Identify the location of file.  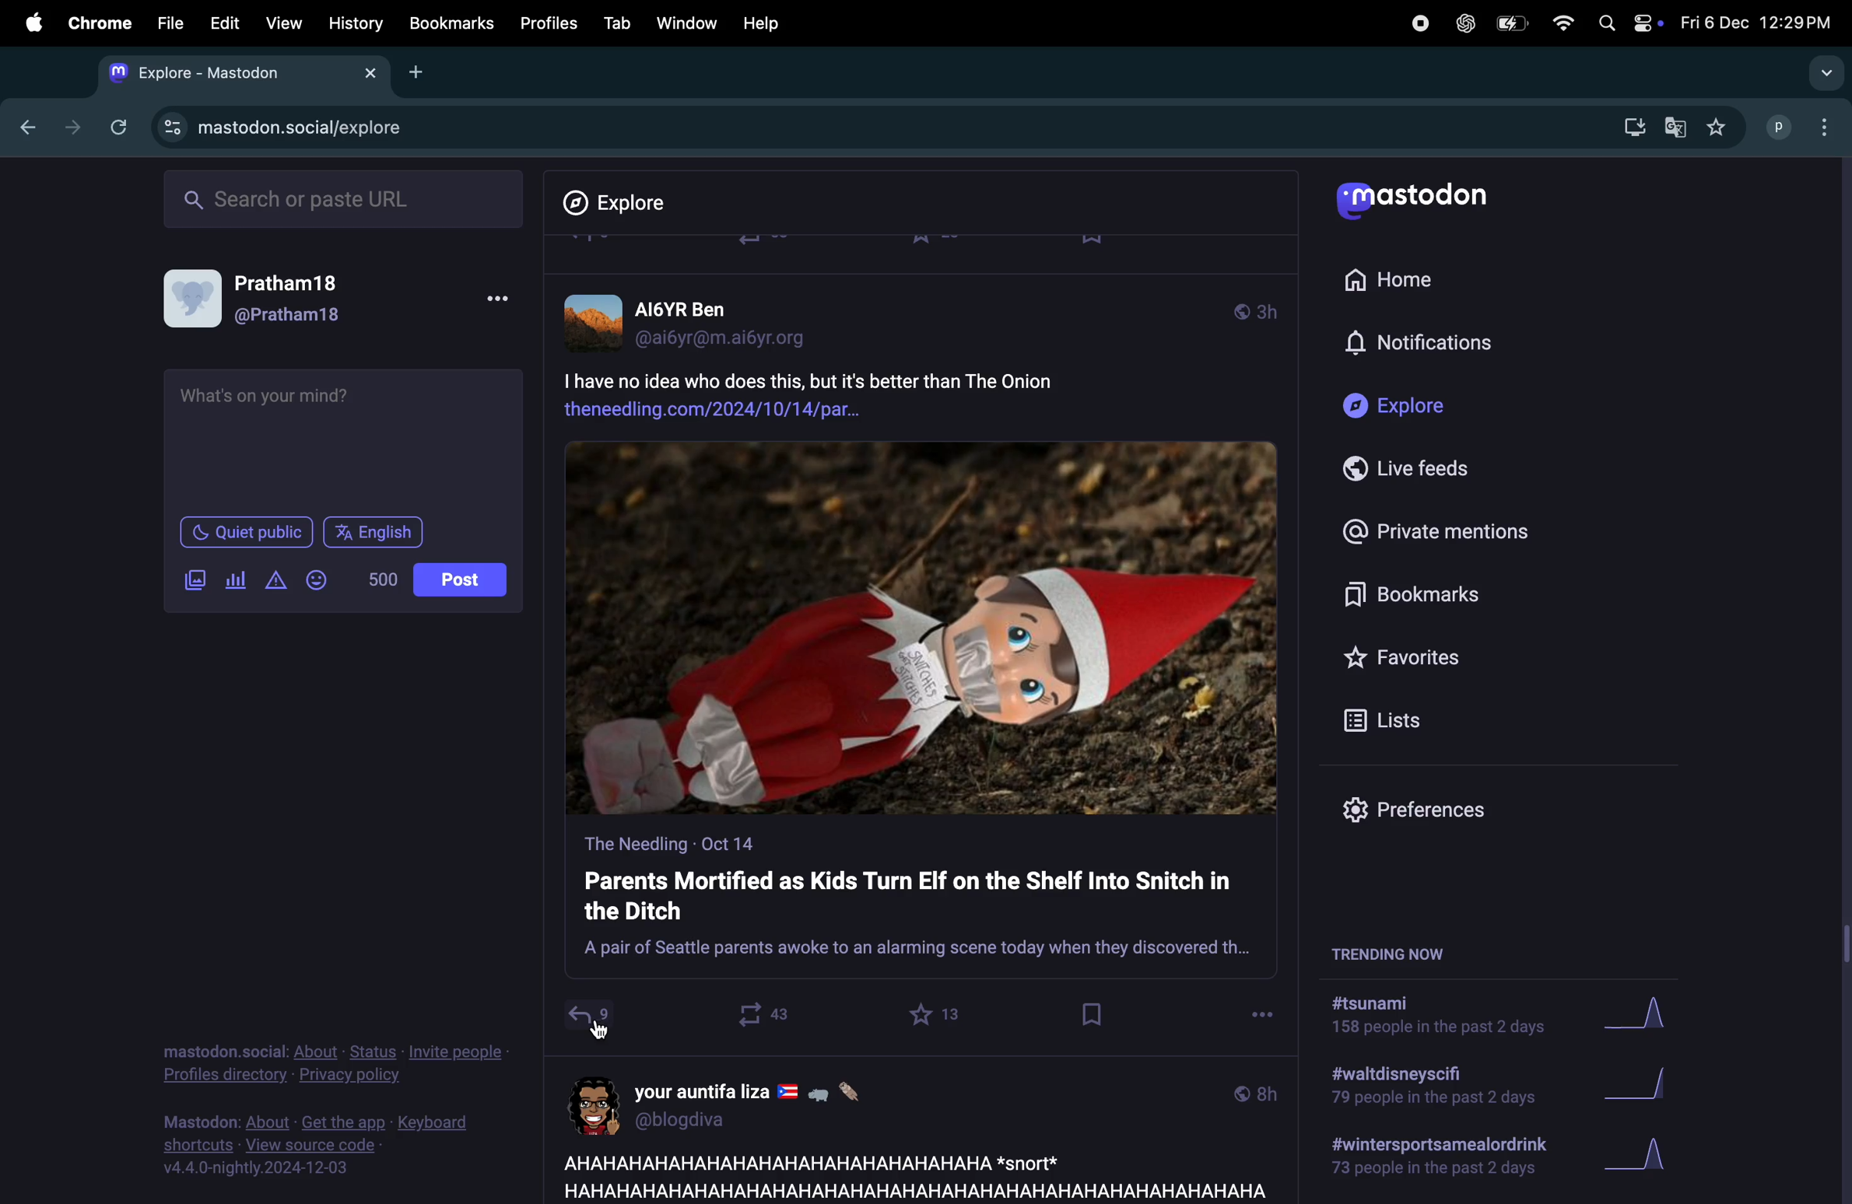
(170, 23).